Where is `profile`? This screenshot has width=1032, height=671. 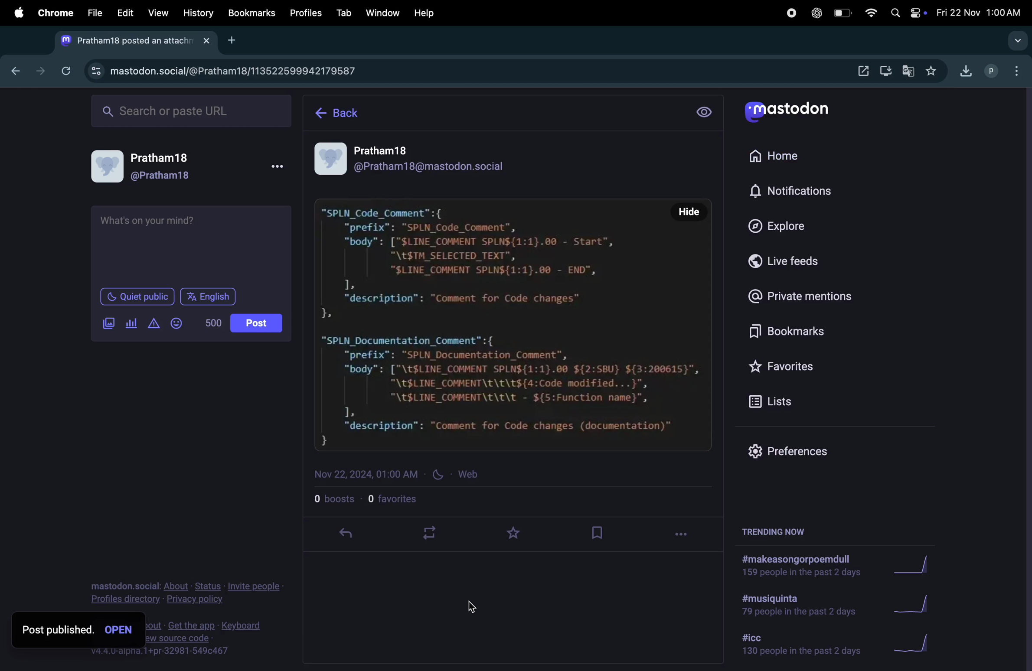
profile is located at coordinates (987, 71).